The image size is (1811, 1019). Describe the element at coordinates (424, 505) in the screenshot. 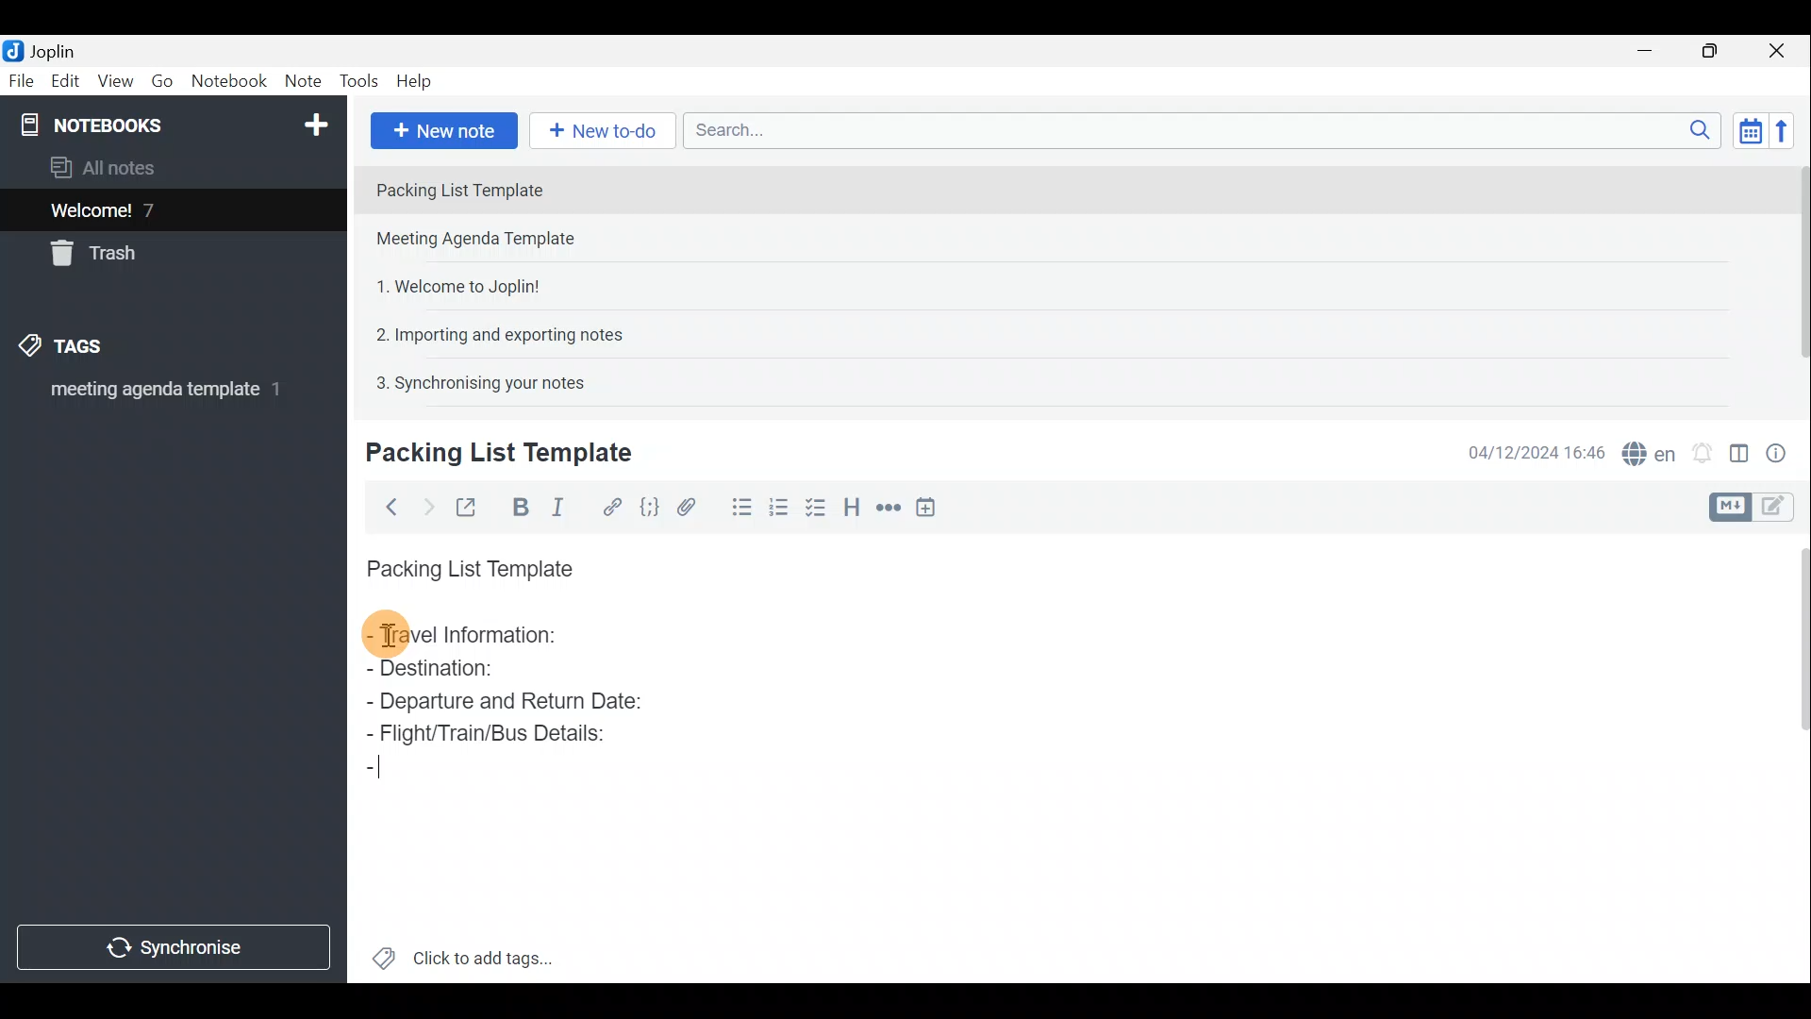

I see `Forward` at that location.